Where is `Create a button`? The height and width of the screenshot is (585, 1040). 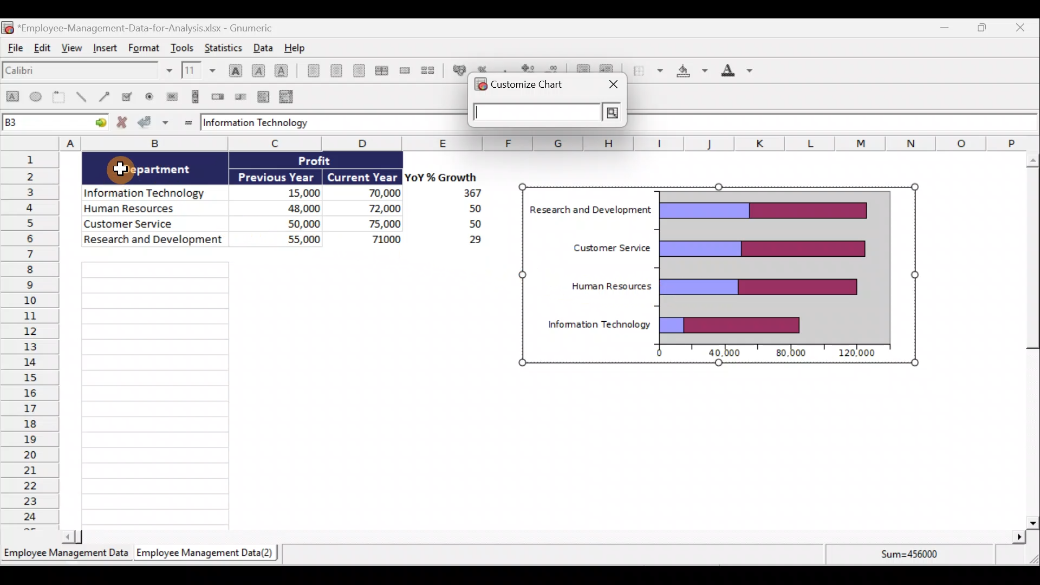
Create a button is located at coordinates (172, 95).